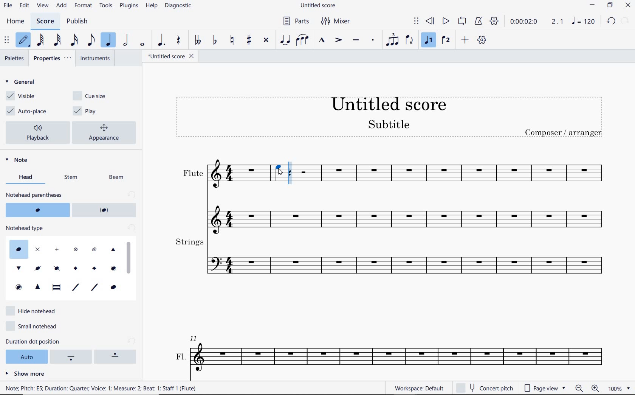 The width and height of the screenshot is (635, 395). I want to click on TOGGLE SHARP, so click(249, 39).